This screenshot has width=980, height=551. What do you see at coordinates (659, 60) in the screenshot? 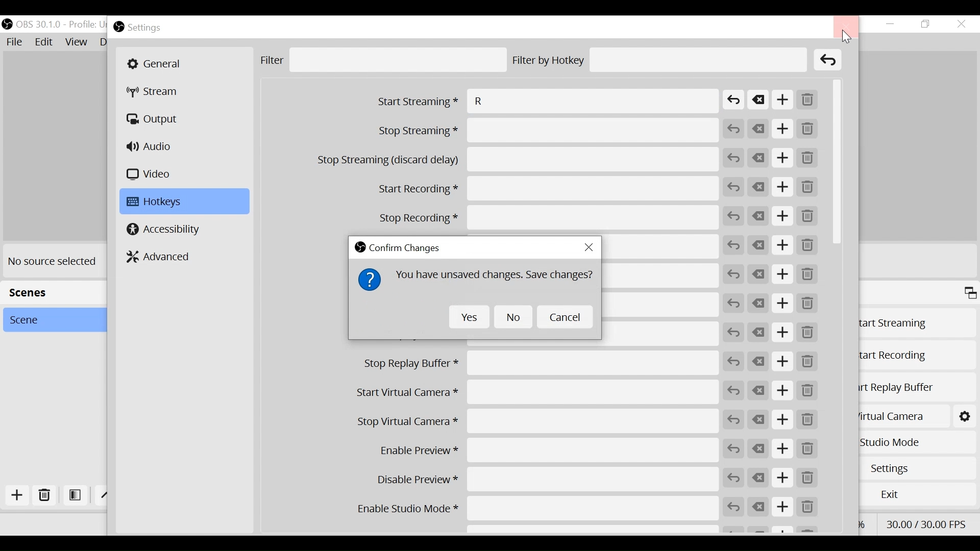
I see `Filter by Hotkey` at bounding box center [659, 60].